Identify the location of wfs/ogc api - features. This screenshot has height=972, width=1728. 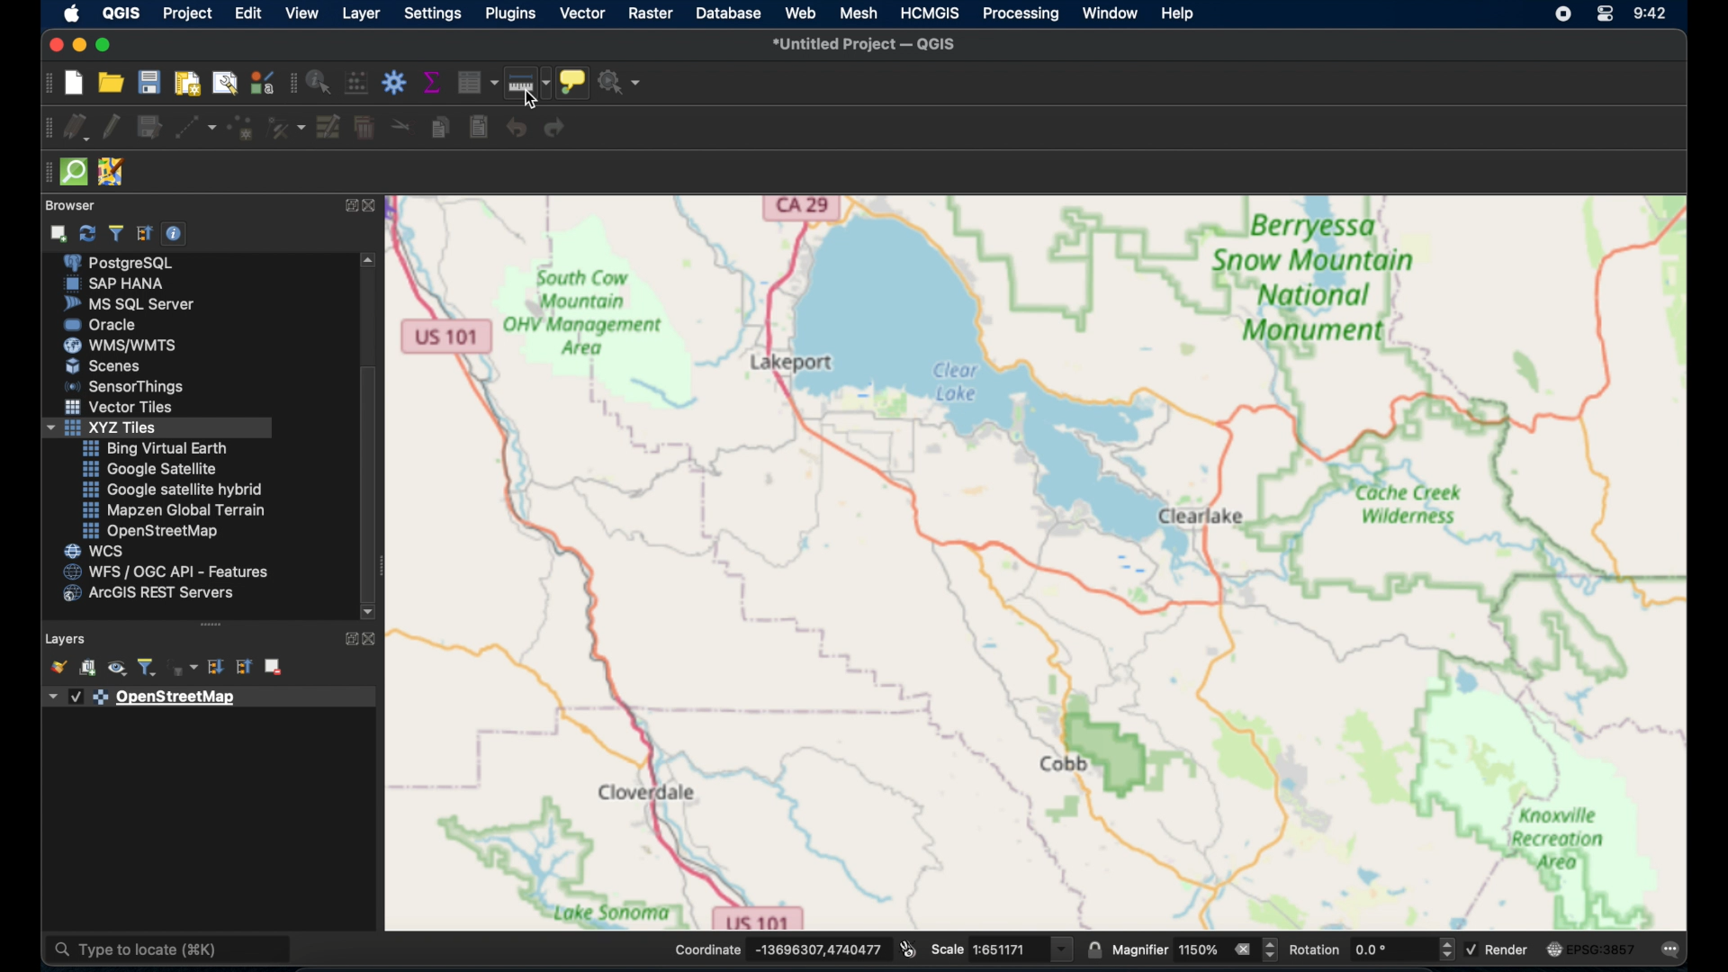
(166, 571).